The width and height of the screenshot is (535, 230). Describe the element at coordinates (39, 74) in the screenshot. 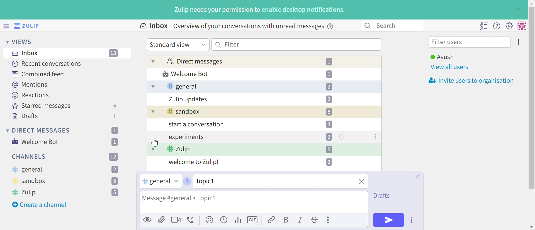

I see `Combined feed` at that location.